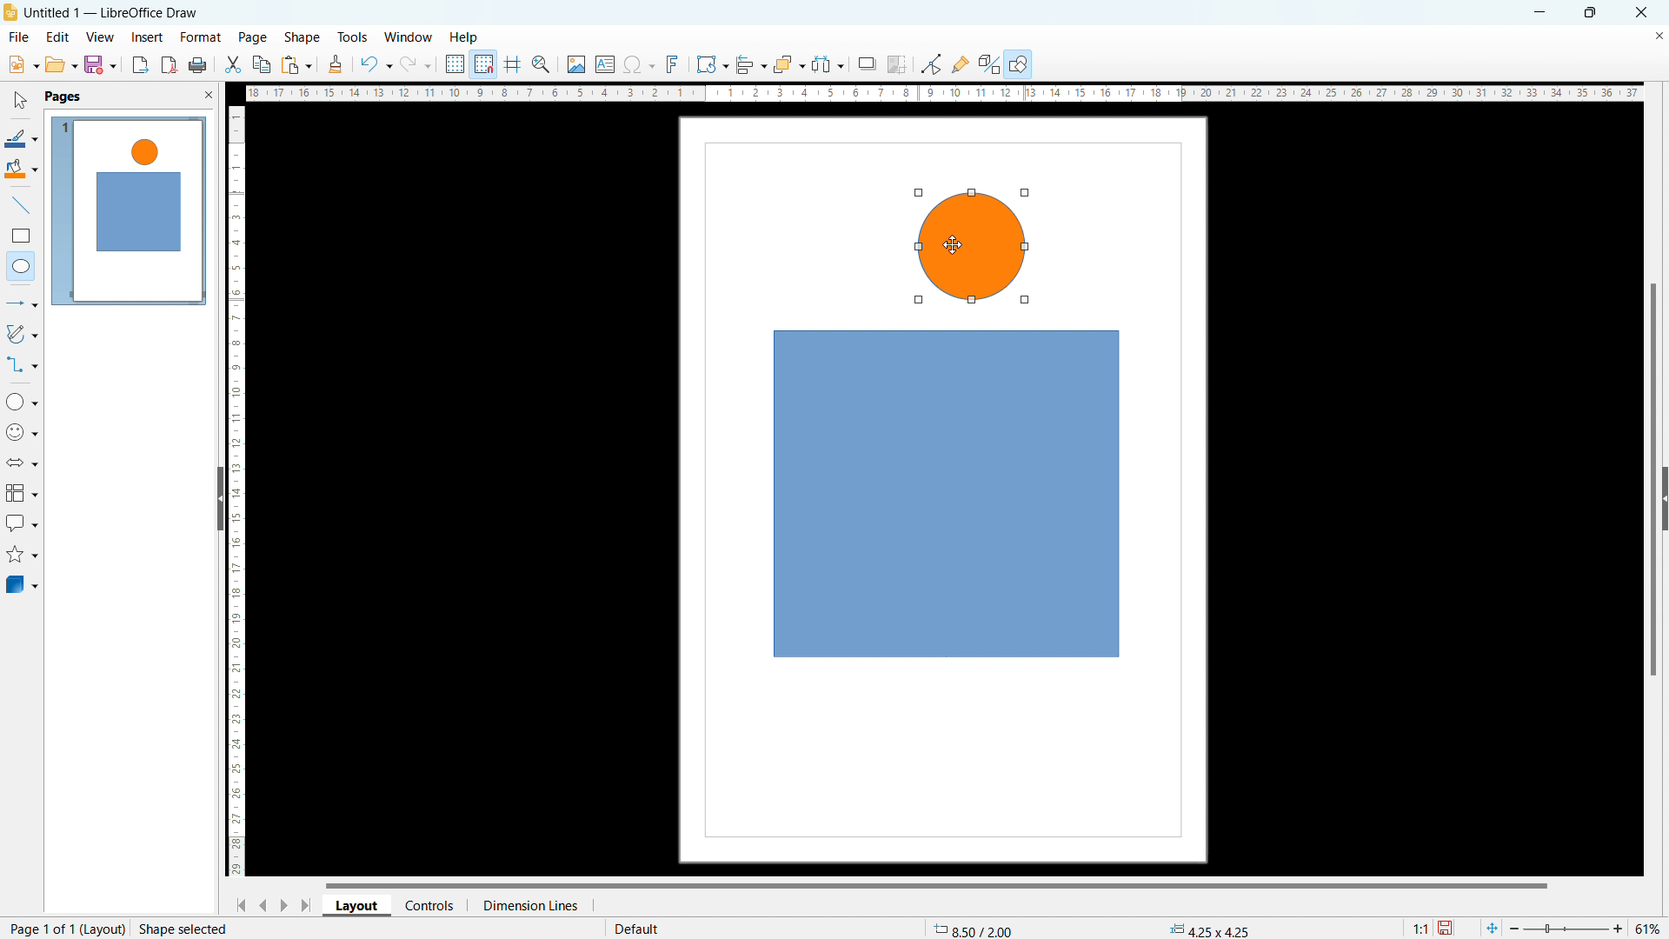 The image size is (1669, 939). Describe the element at coordinates (1418, 926) in the screenshot. I see `scaling factor` at that location.